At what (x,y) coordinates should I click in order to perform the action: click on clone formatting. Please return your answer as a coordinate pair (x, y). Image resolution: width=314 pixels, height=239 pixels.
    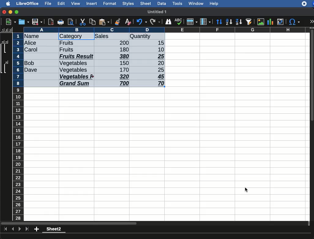
    Looking at the image, I should click on (118, 22).